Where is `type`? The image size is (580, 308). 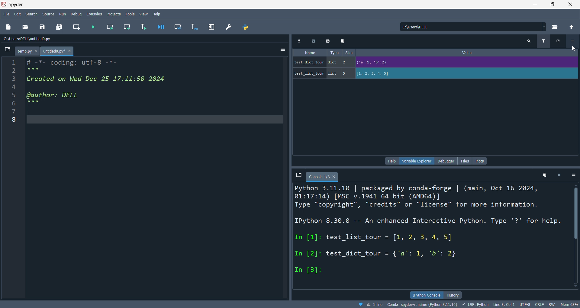 type is located at coordinates (333, 53).